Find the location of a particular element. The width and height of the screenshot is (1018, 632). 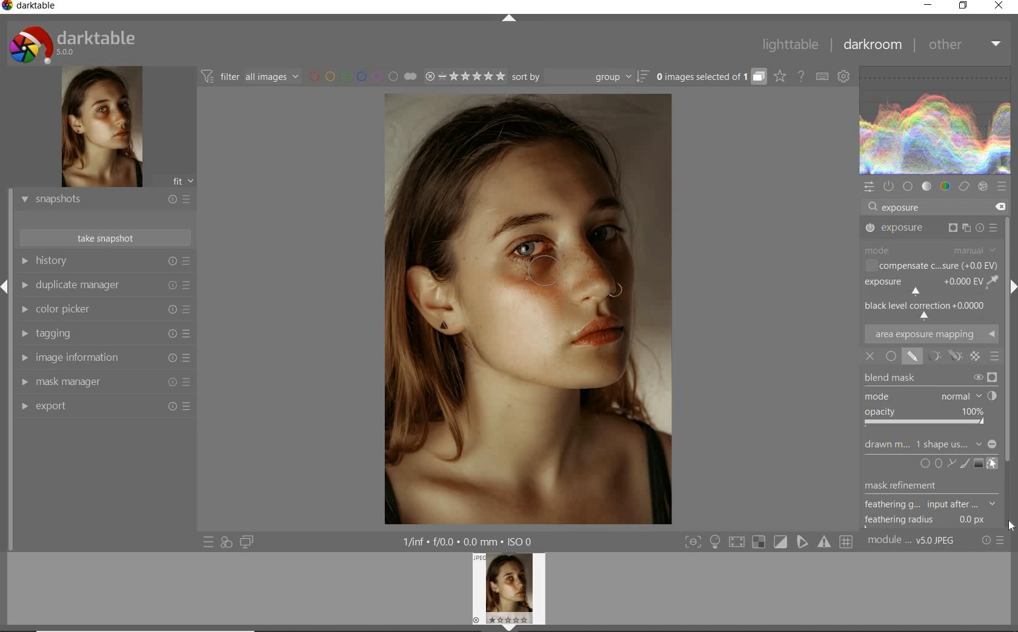

range rating of selected images is located at coordinates (465, 76).